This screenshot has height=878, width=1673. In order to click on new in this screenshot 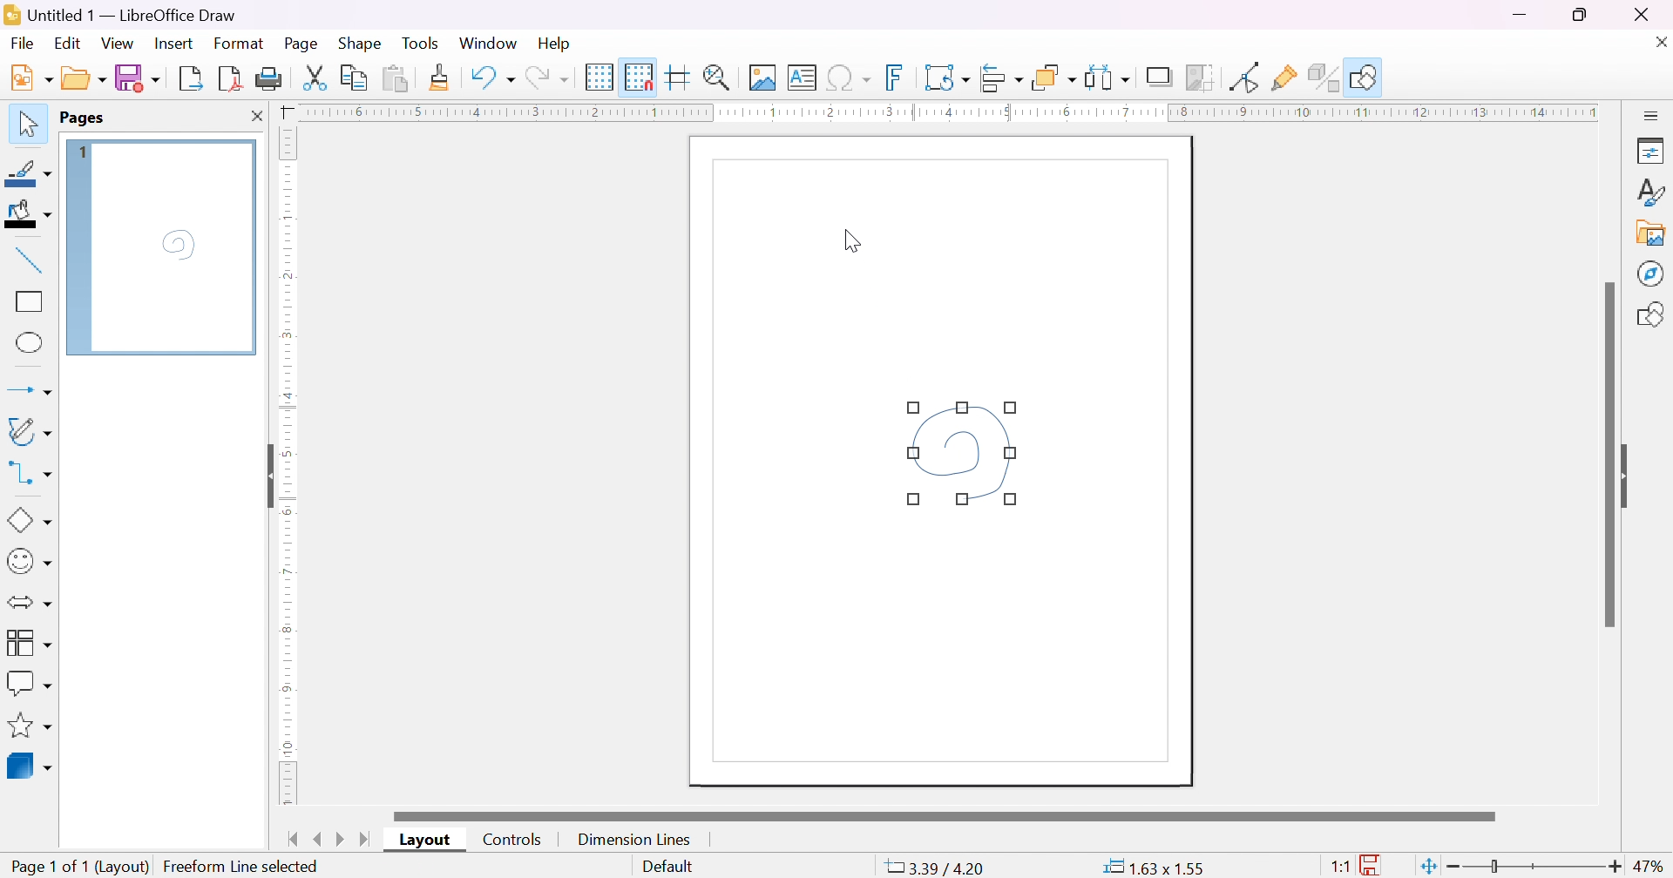, I will do `click(30, 78)`.